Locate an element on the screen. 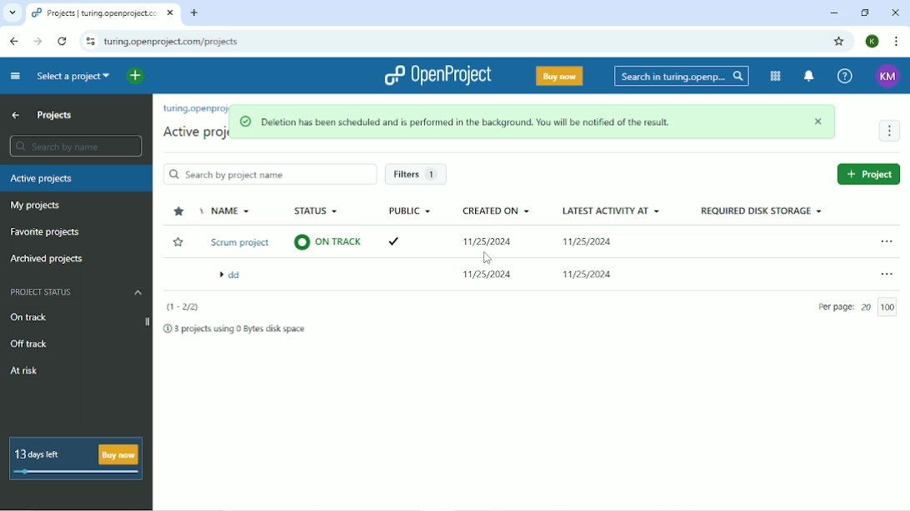 Image resolution: width=910 pixels, height=511 pixels. Restore down is located at coordinates (864, 13).